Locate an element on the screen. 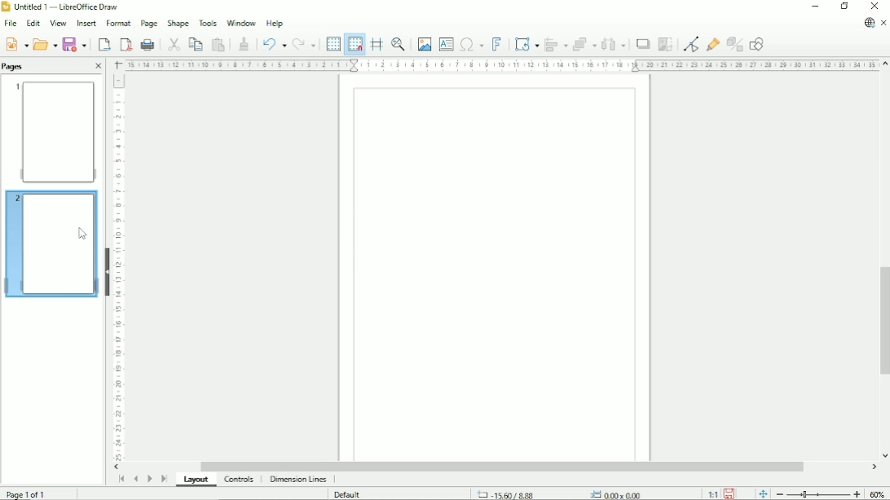 Image resolution: width=890 pixels, height=500 pixels. Vertical scrollbar is located at coordinates (882, 322).